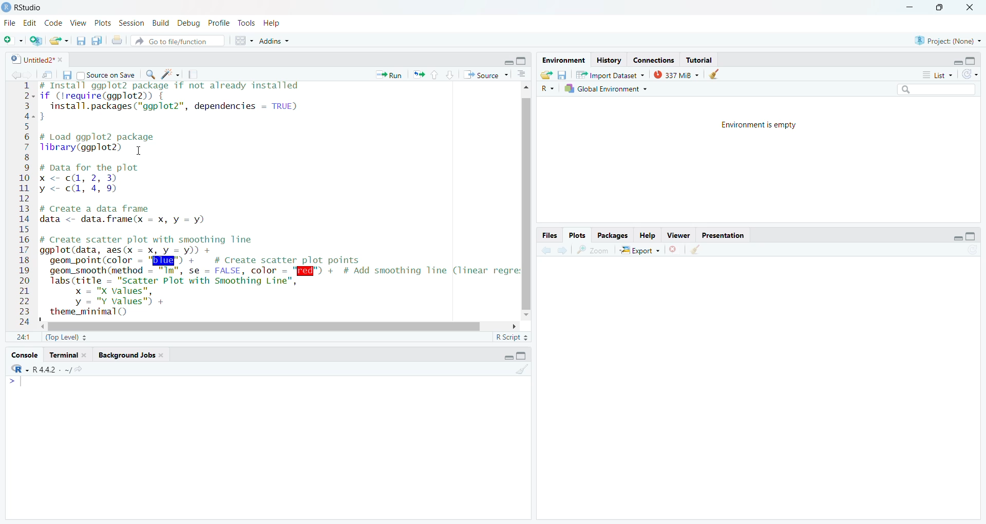 This screenshot has height=524, width=986. Describe the element at coordinates (614, 77) in the screenshot. I see ` Import Dataset ~` at that location.